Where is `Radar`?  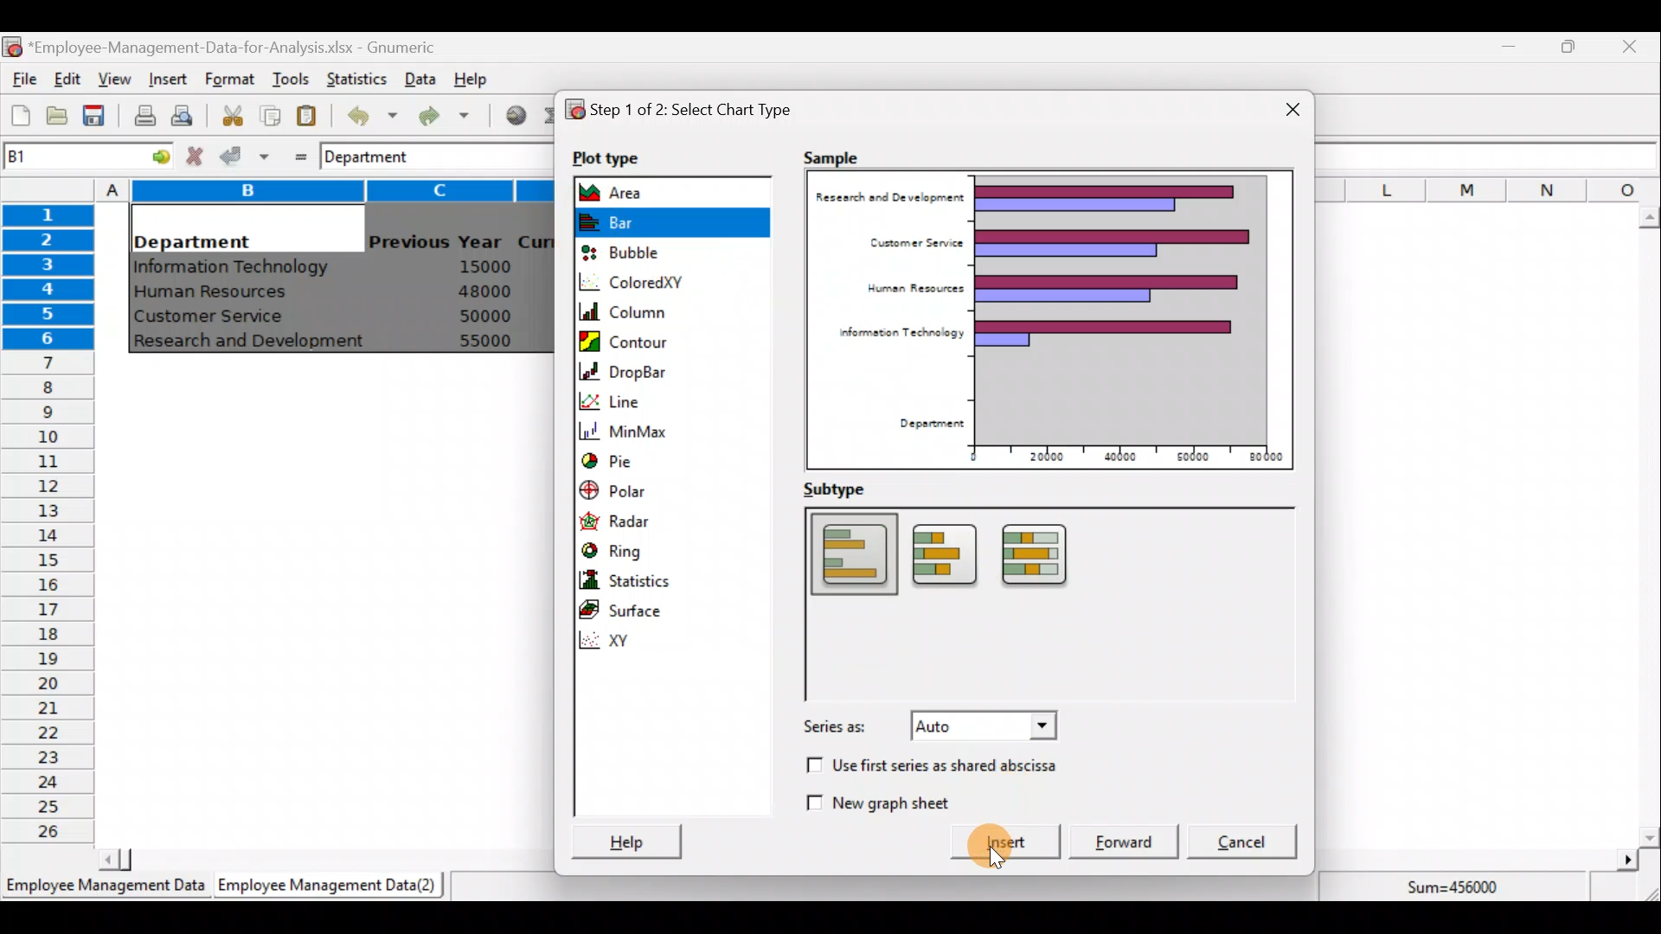
Radar is located at coordinates (650, 519).